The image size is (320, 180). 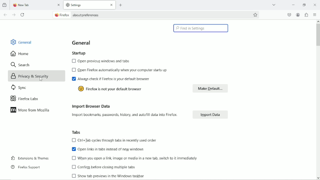 I want to click on import browser data, so click(x=92, y=106).